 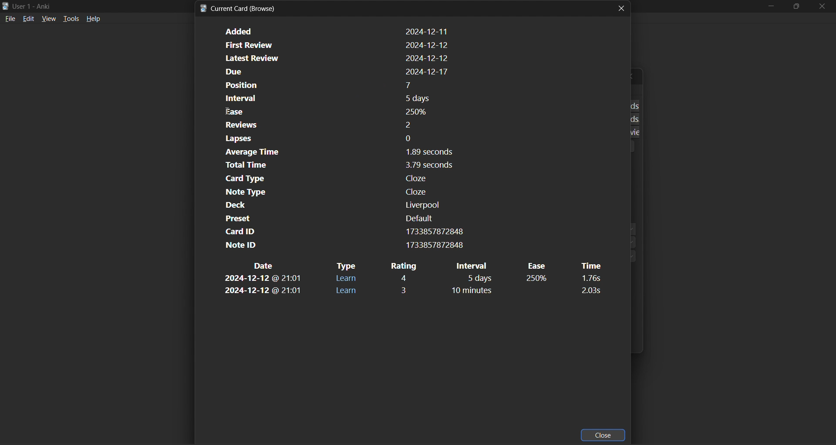 What do you see at coordinates (590, 266) in the screenshot?
I see `time` at bounding box center [590, 266].